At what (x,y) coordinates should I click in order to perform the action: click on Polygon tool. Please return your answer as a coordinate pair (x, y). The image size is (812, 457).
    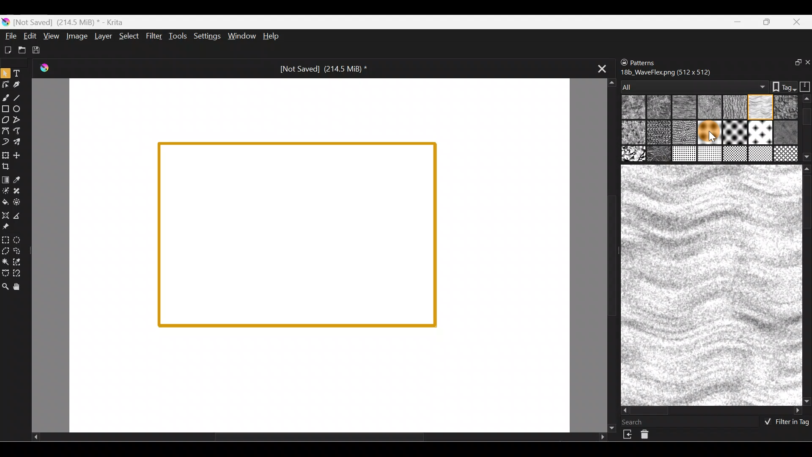
    Looking at the image, I should click on (5, 118).